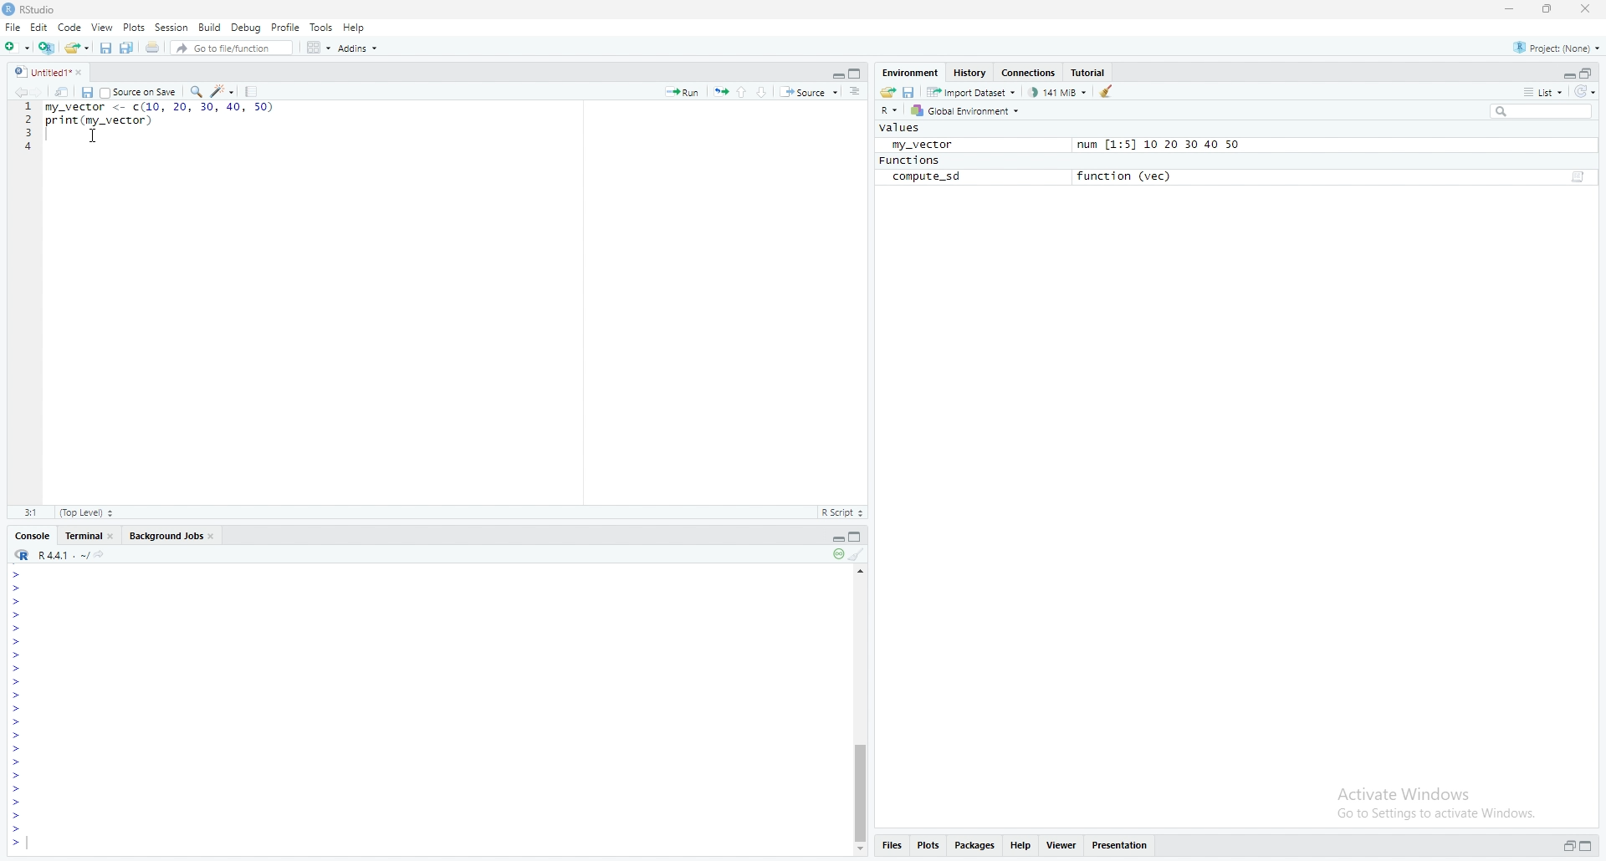  Describe the element at coordinates (719, 92) in the screenshot. I see `Re-run the previous code region (Ctrl + Alt + P)` at that location.